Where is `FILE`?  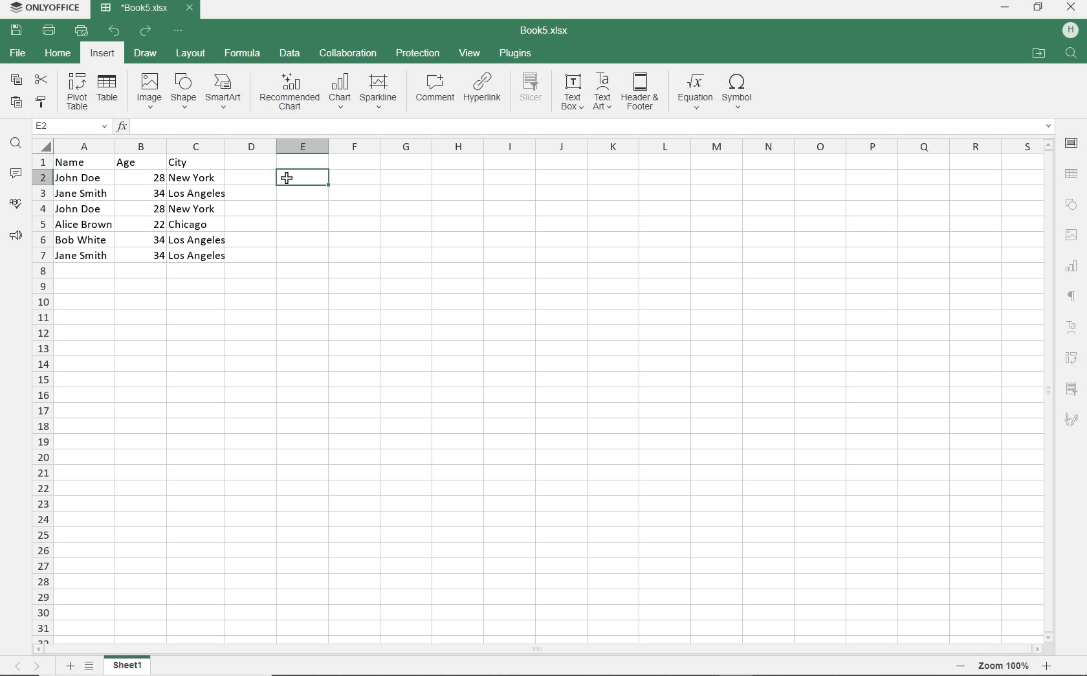
FILE is located at coordinates (17, 53).